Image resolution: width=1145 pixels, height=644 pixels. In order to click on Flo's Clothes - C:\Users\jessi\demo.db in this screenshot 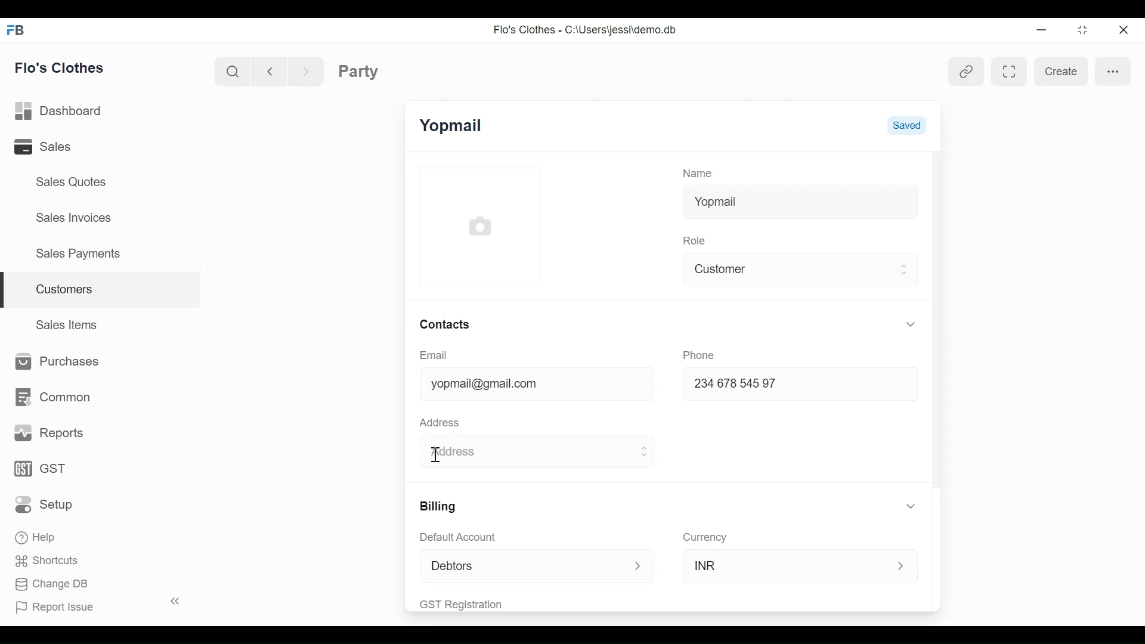, I will do `click(587, 30)`.